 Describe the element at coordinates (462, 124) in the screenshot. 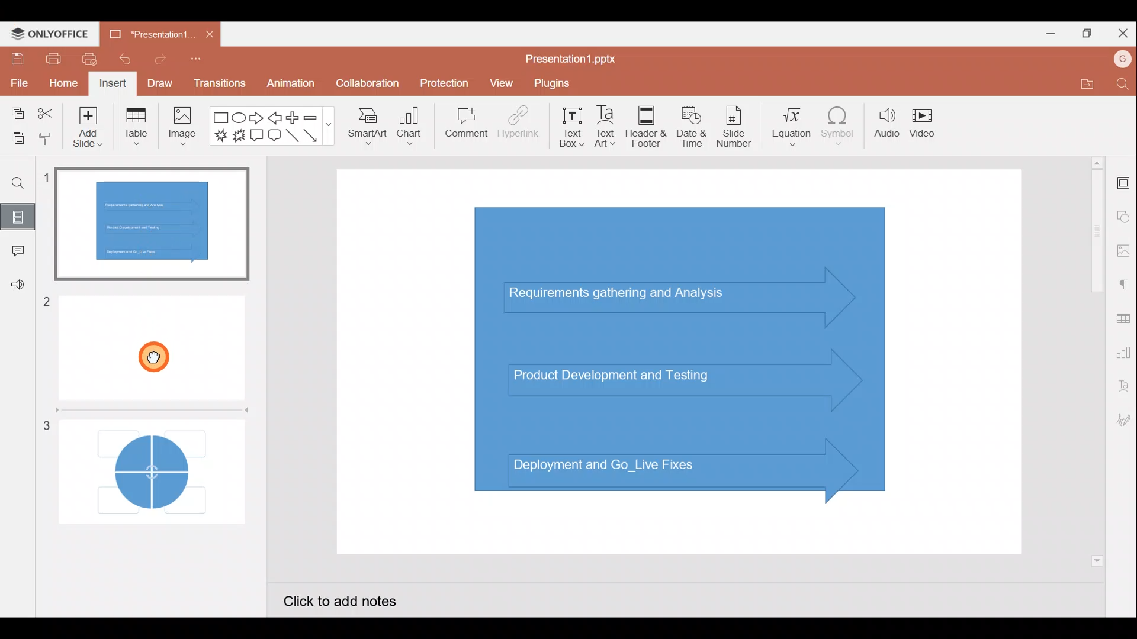

I see `Comment` at that location.